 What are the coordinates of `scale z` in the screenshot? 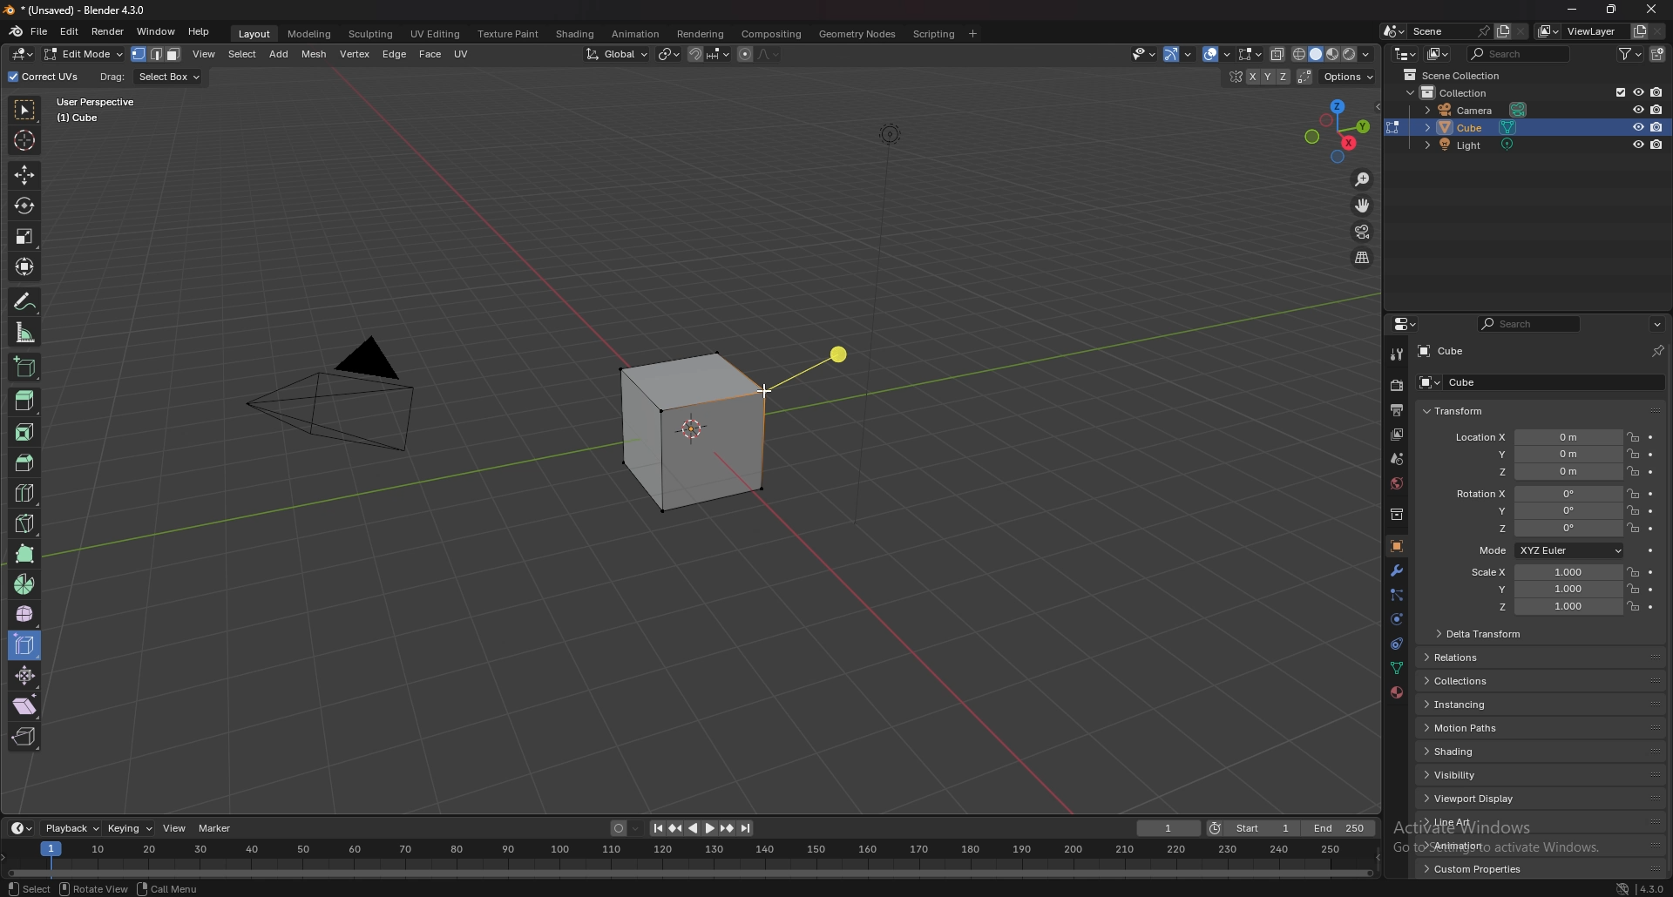 It's located at (1548, 608).